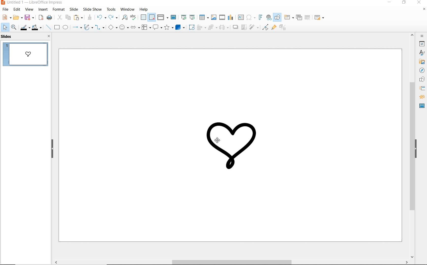 This screenshot has height=265, width=427. What do you see at coordinates (5, 10) in the screenshot?
I see `file` at bounding box center [5, 10].